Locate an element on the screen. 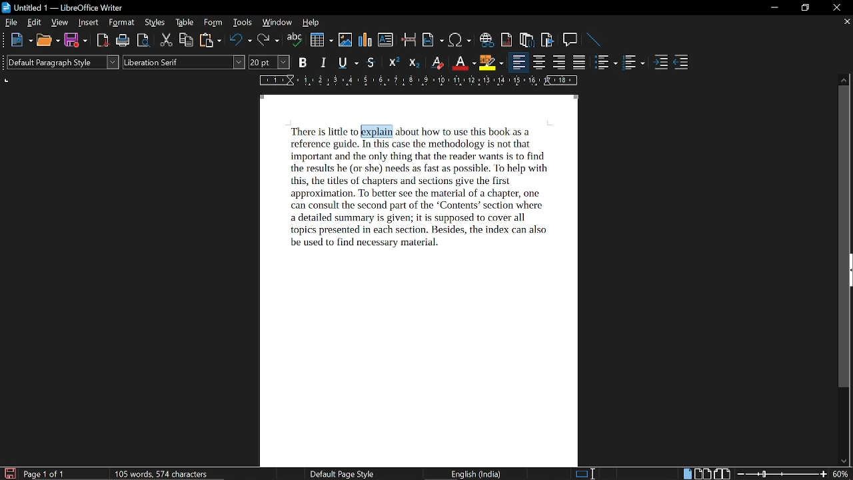 This screenshot has width=853, height=480. change zoom is located at coordinates (782, 473).